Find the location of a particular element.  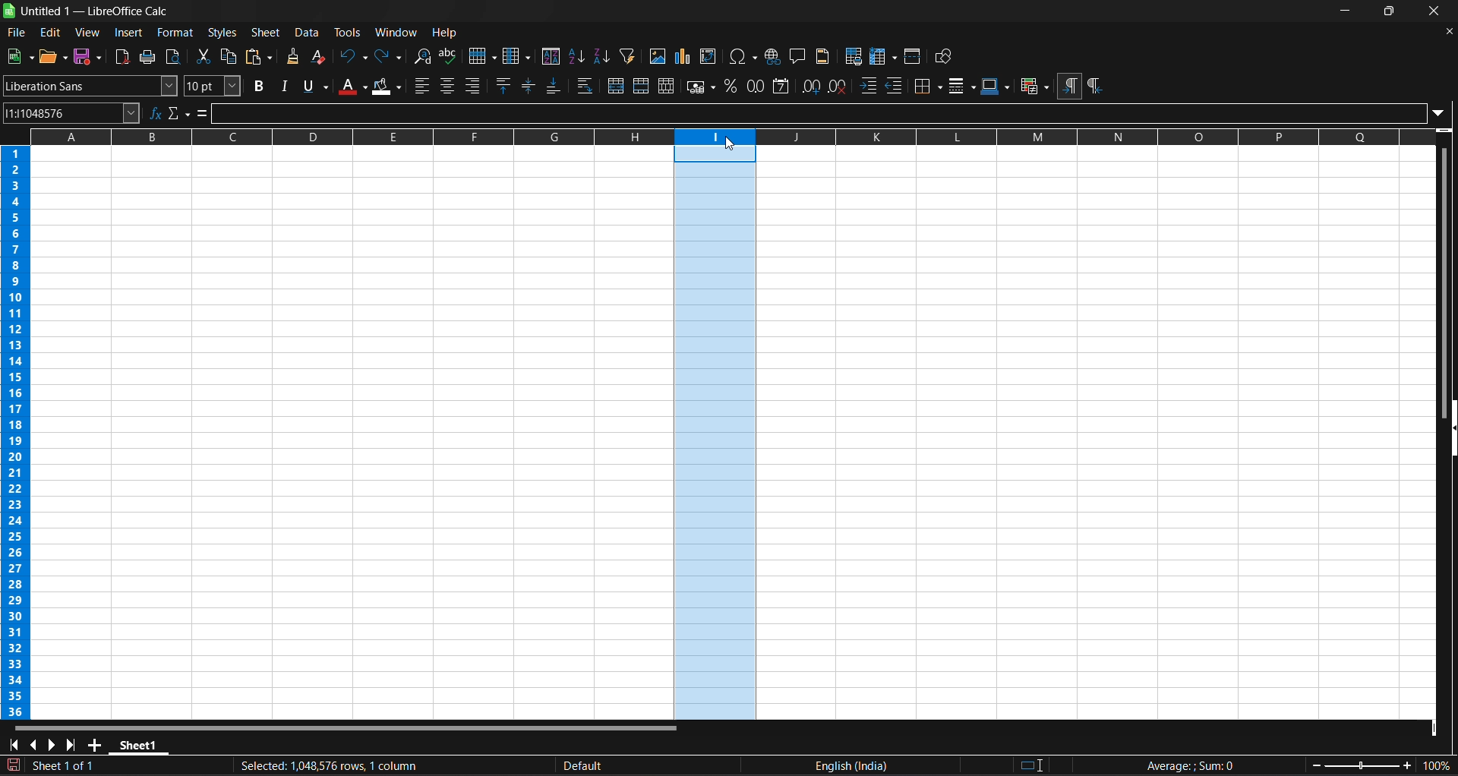

scroll to next sheet is located at coordinates (54, 744).